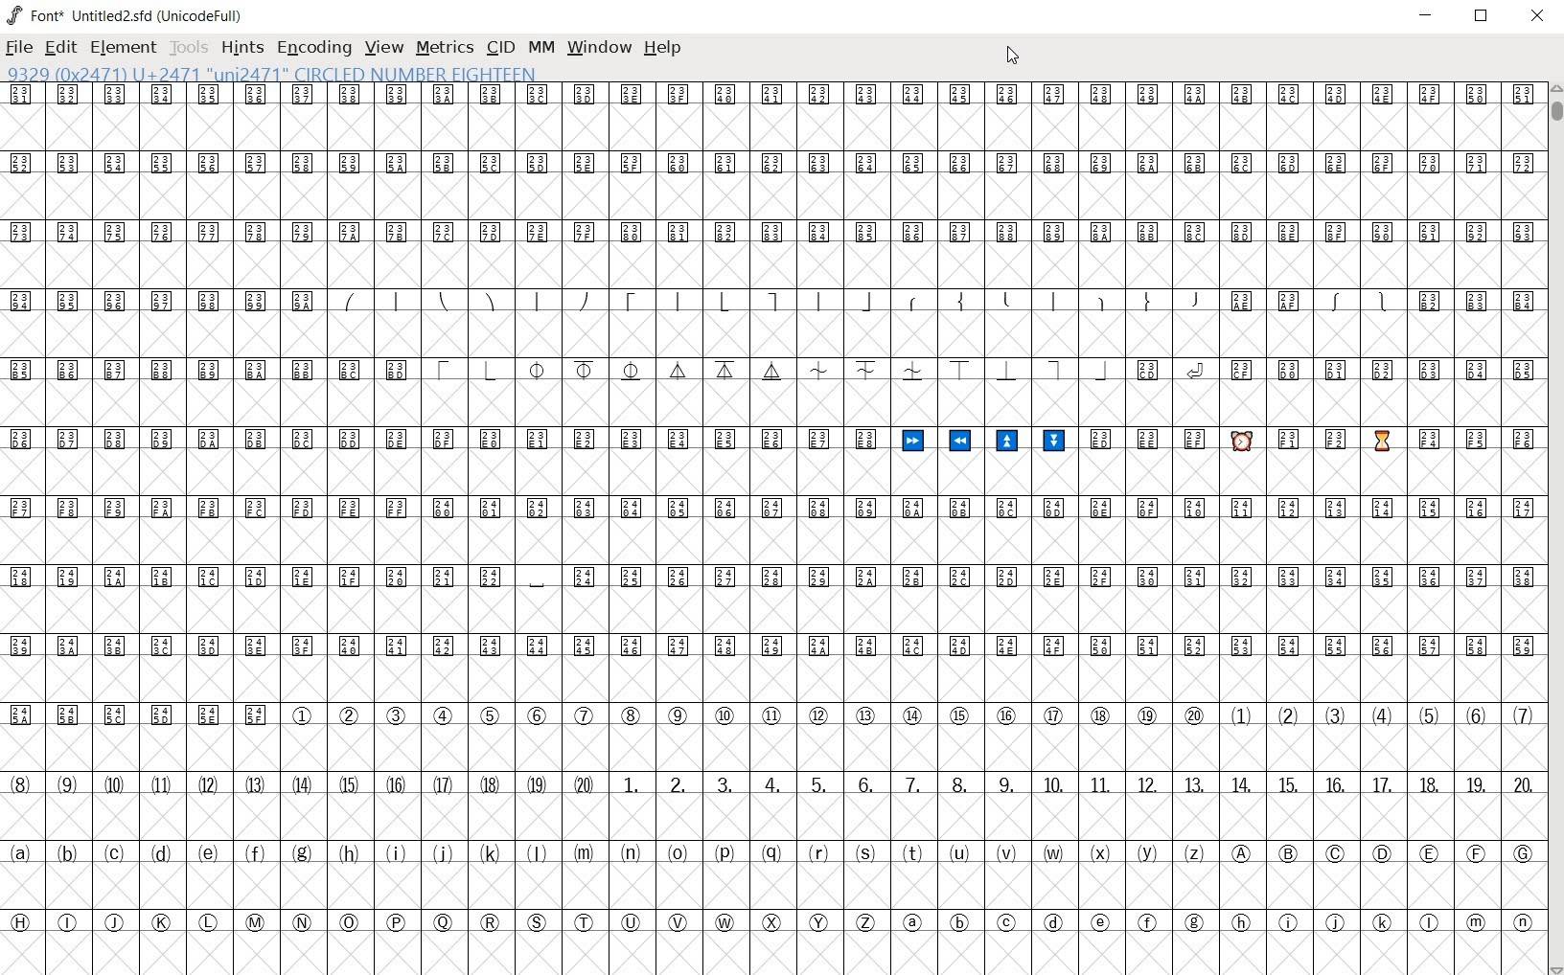 The width and height of the screenshot is (1564, 975). What do you see at coordinates (275, 76) in the screenshot?
I see `9329 (0x2471) U+2471 "uni2471" CIRCLED NUMBER EIGHTEEN` at bounding box center [275, 76].